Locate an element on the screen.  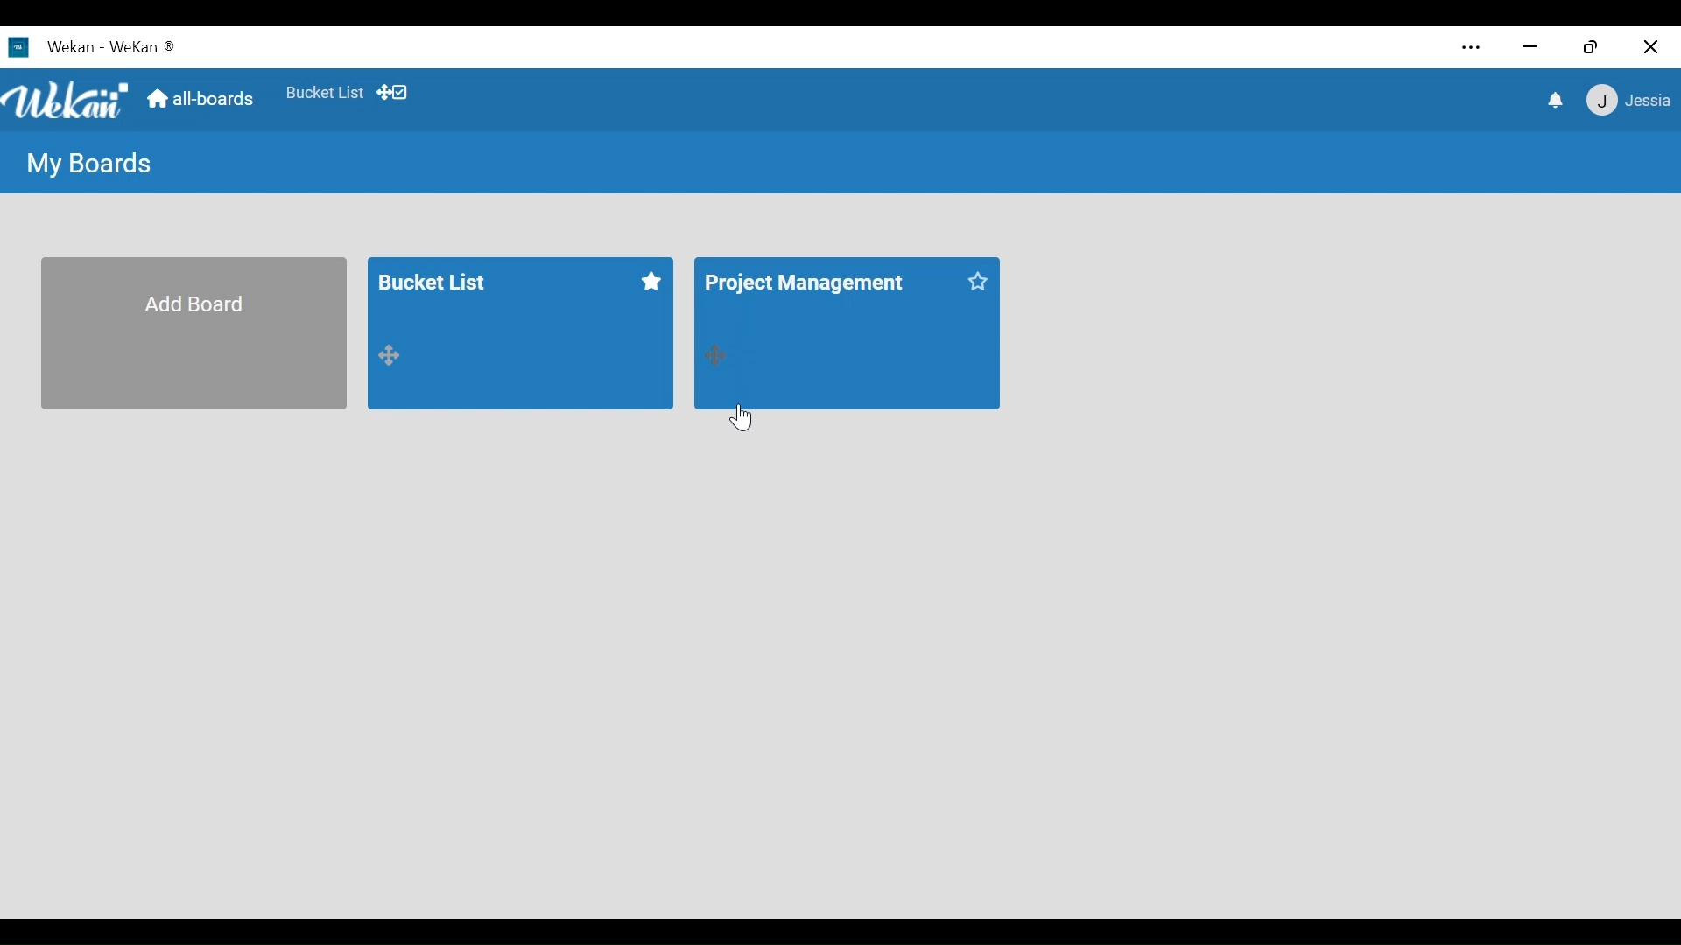
Cursor is located at coordinates (744, 417).